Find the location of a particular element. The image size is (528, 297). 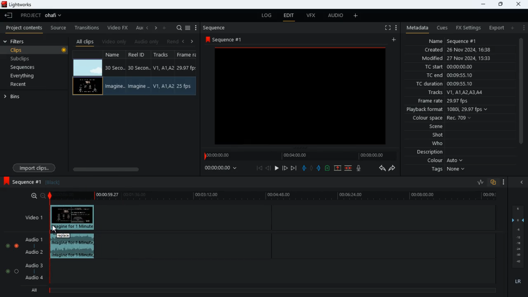

close is located at coordinates (523, 182).